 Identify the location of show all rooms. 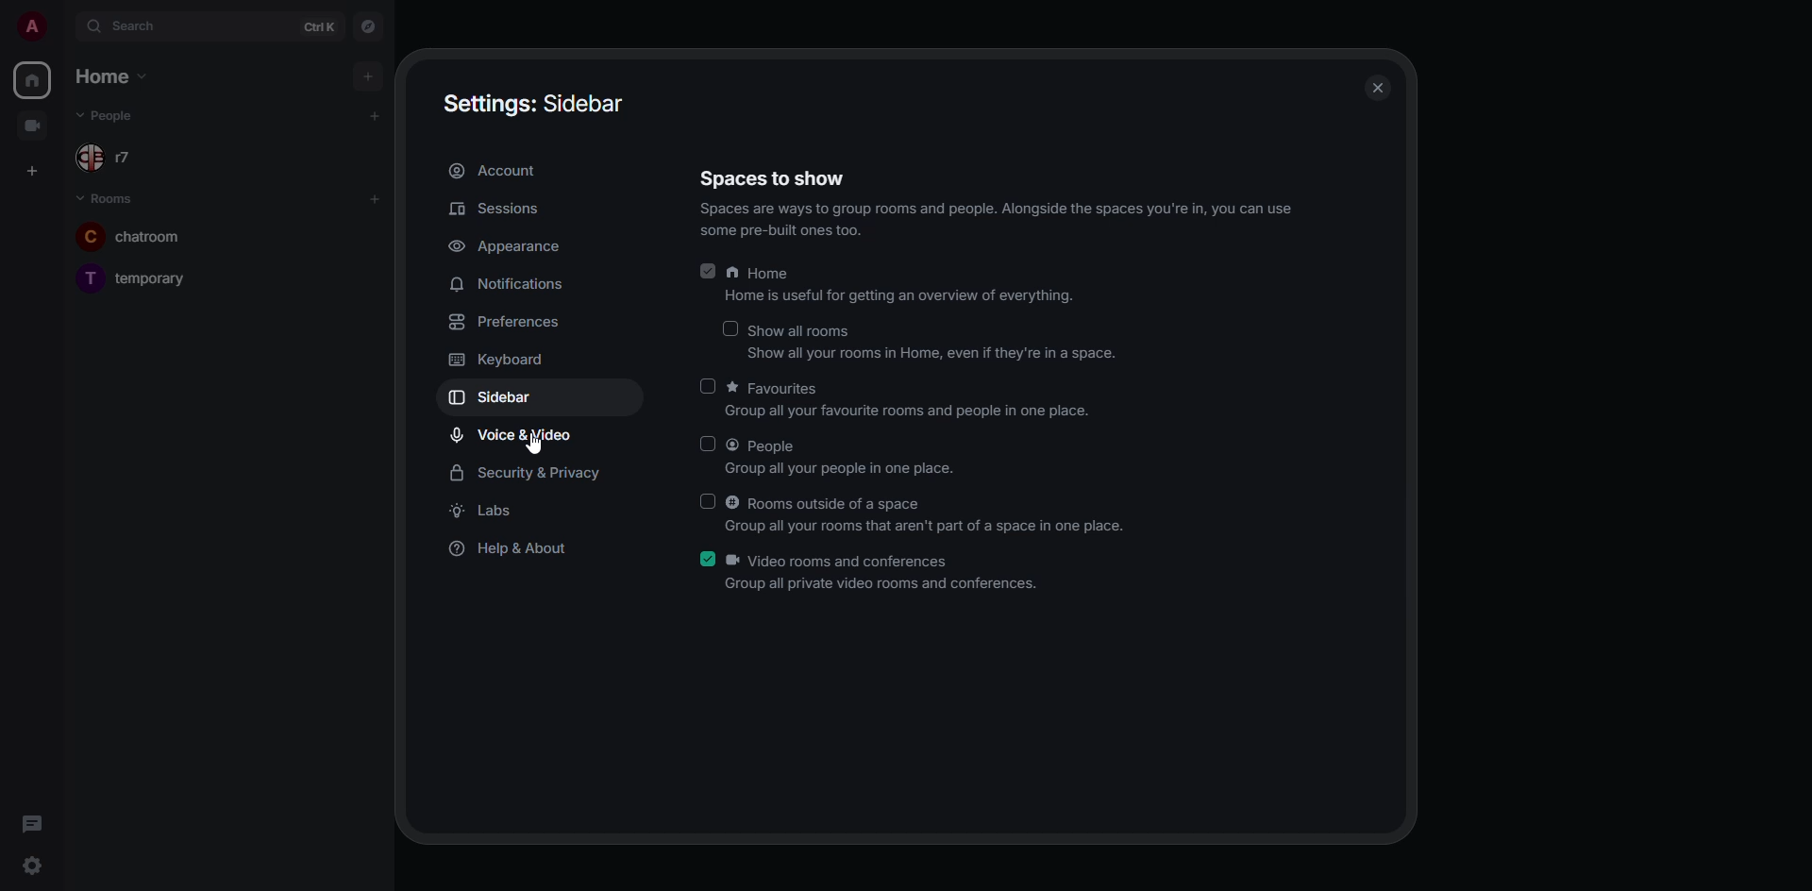
(936, 344).